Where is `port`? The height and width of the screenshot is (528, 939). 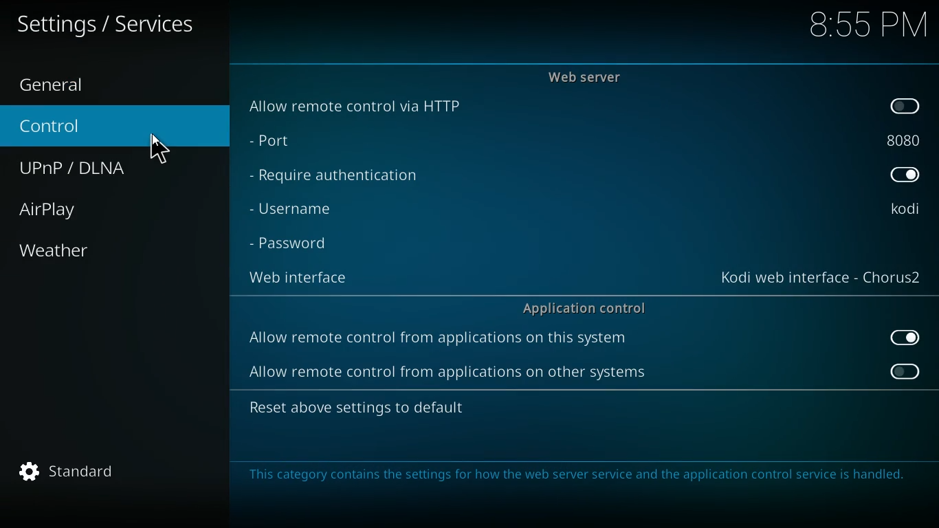
port is located at coordinates (291, 142).